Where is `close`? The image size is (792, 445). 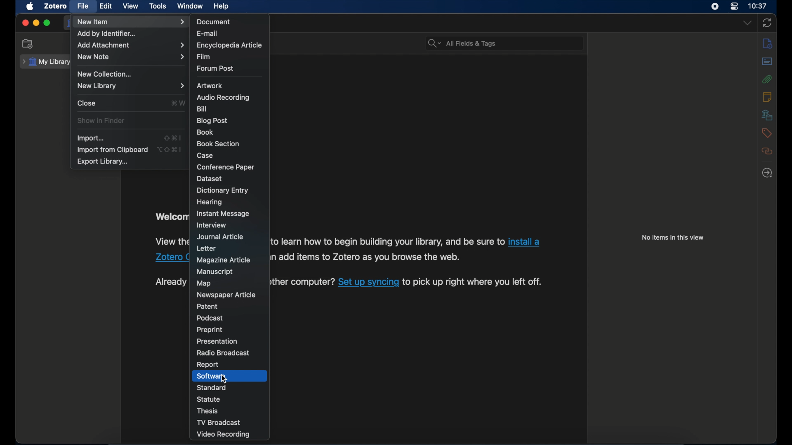 close is located at coordinates (25, 23).